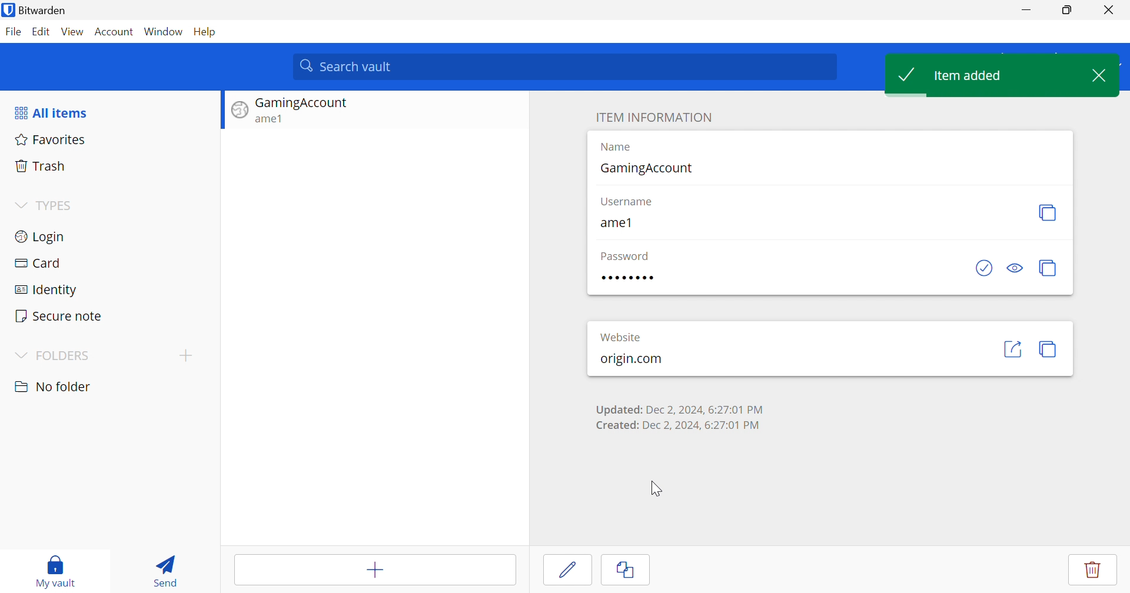 The height and width of the screenshot is (593, 1130). I want to click on Username, so click(627, 201).